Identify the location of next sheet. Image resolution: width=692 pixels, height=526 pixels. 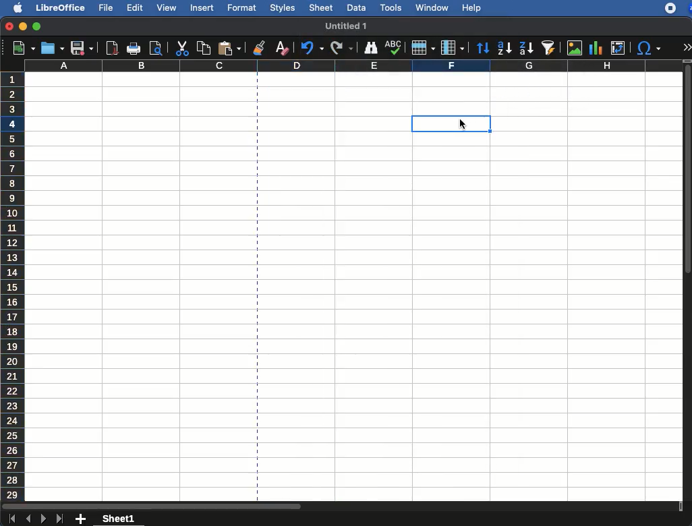
(42, 520).